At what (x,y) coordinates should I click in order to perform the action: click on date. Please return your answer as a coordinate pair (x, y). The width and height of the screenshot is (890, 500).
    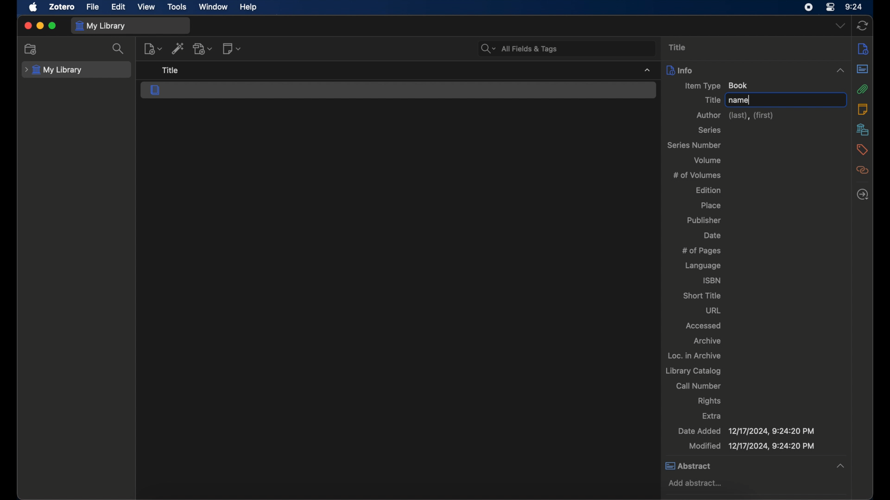
    Looking at the image, I should click on (712, 235).